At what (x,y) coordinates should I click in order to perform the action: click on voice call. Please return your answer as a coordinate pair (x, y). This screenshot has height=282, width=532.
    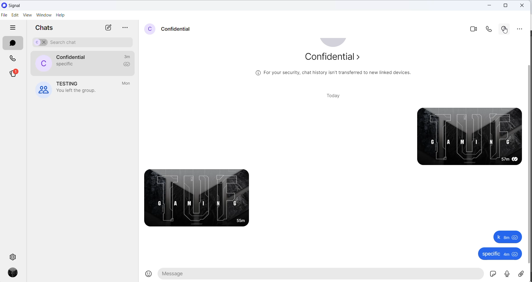
    Looking at the image, I should click on (491, 29).